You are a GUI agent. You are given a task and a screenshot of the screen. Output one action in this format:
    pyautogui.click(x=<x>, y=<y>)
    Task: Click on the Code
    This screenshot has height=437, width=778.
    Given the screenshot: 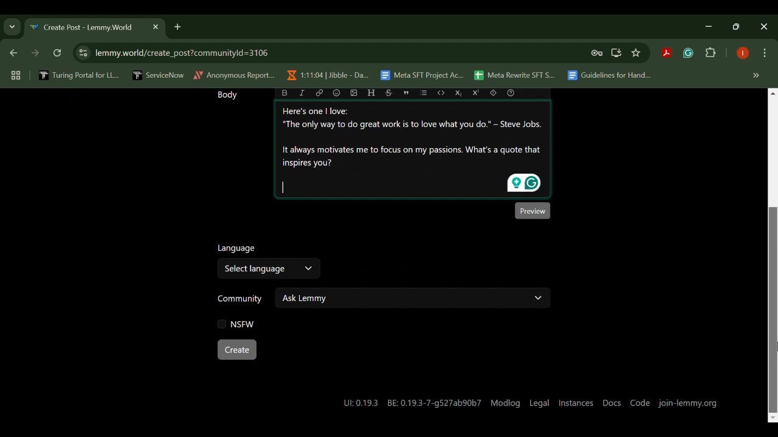 What is the action you would take?
    pyautogui.click(x=641, y=404)
    